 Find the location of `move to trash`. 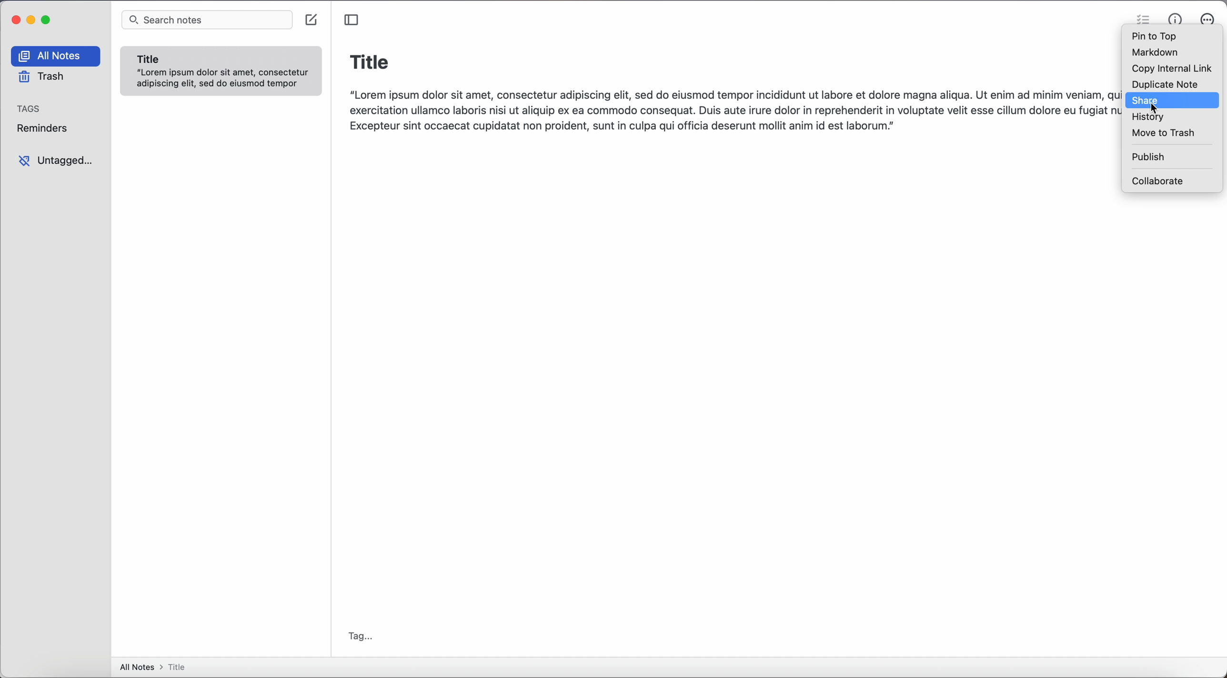

move to trash is located at coordinates (1165, 134).